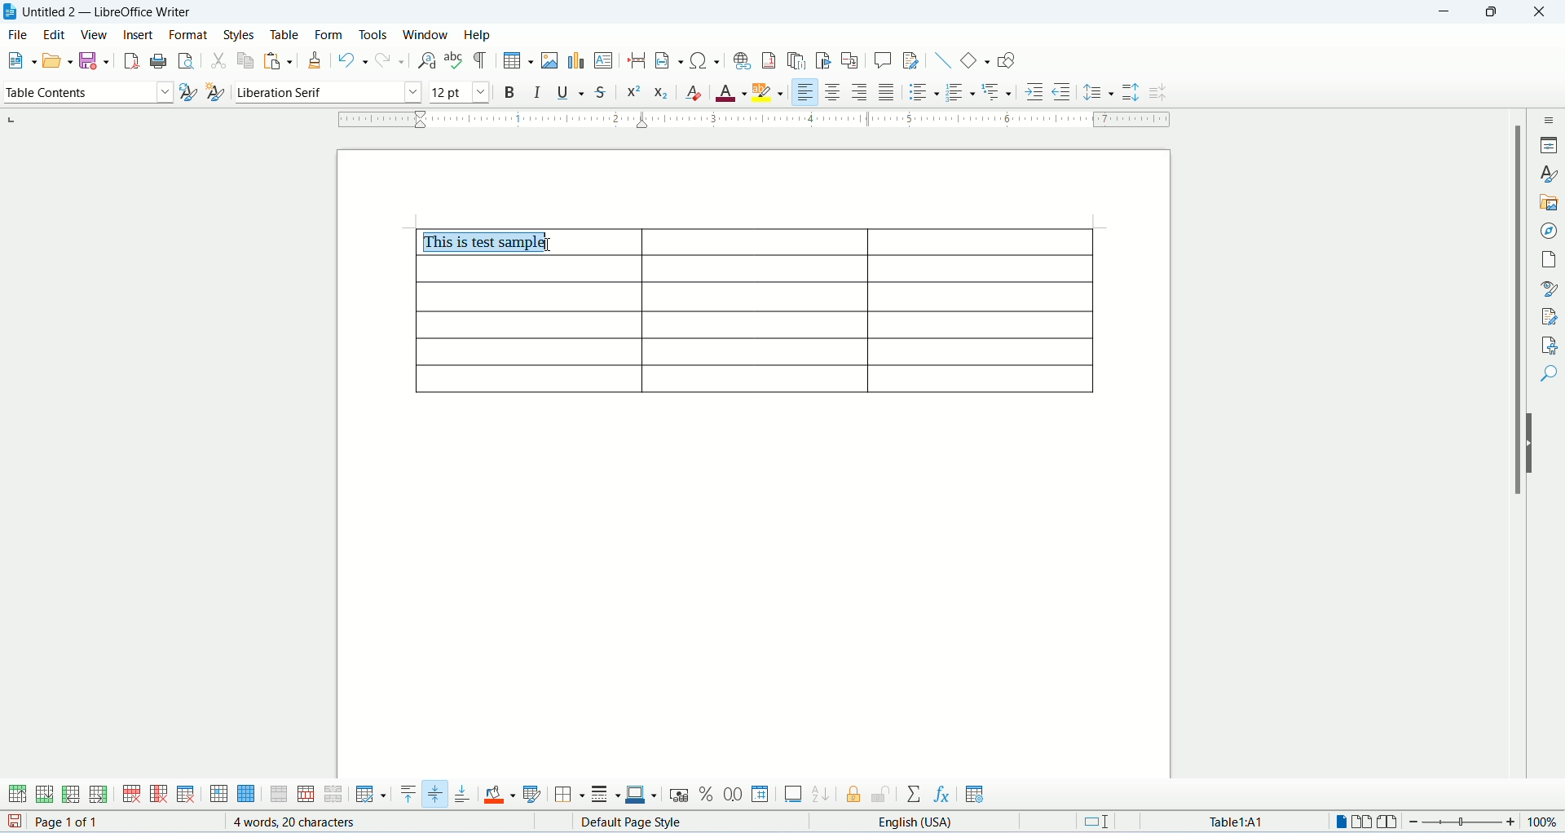 The width and height of the screenshot is (1565, 833). Describe the element at coordinates (767, 91) in the screenshot. I see `character highlighting` at that location.